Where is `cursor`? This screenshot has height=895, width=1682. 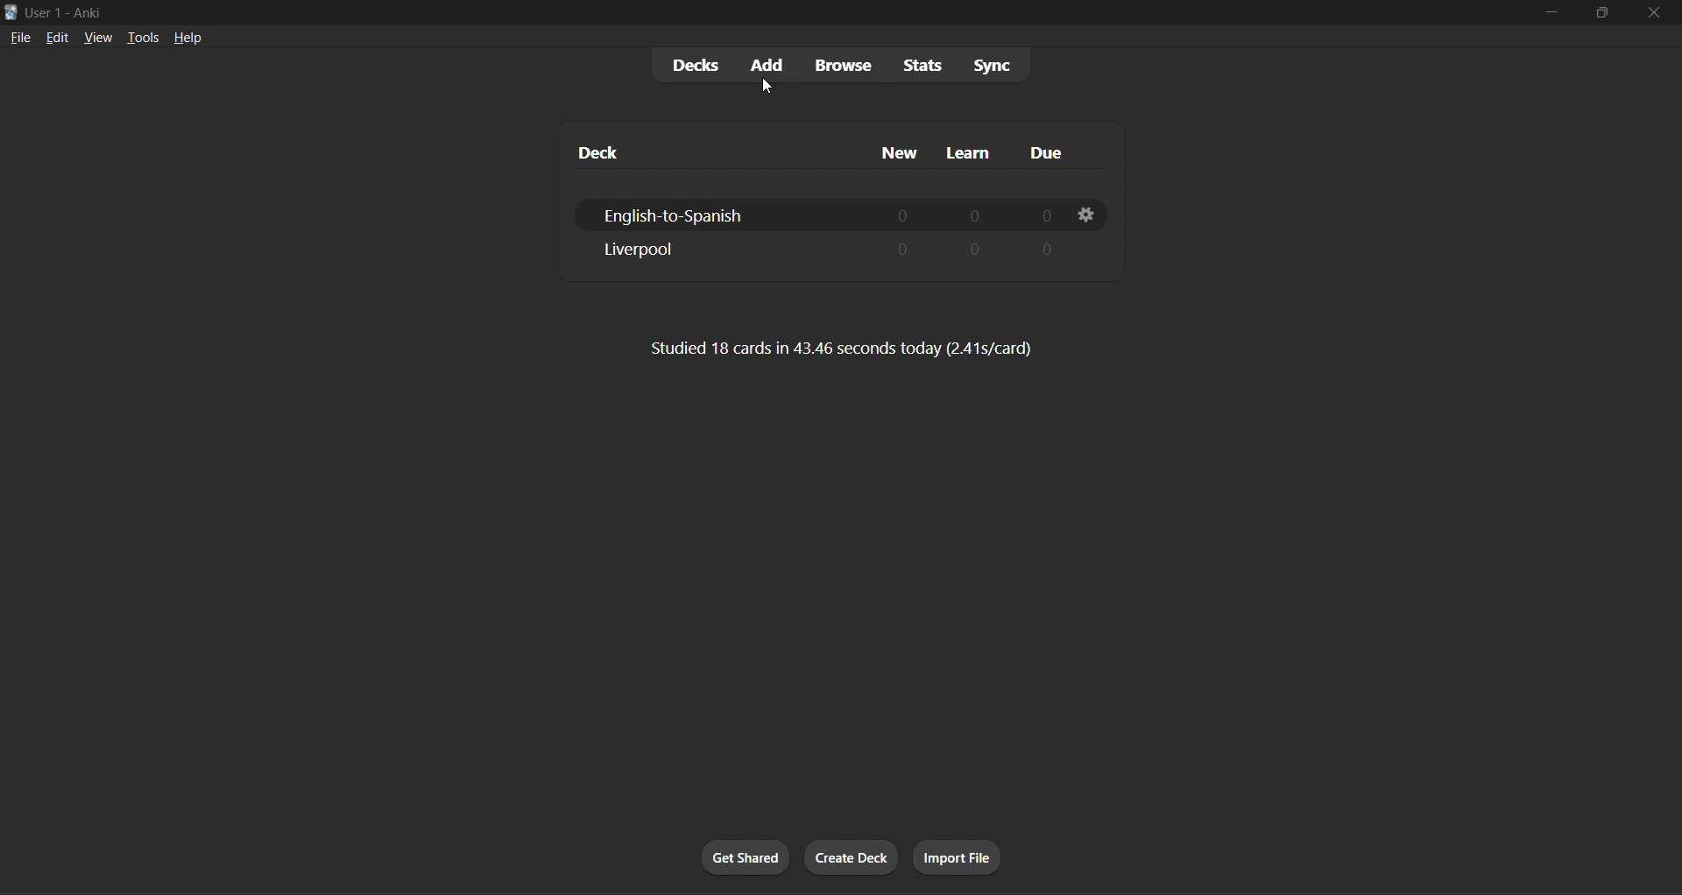 cursor is located at coordinates (769, 87).